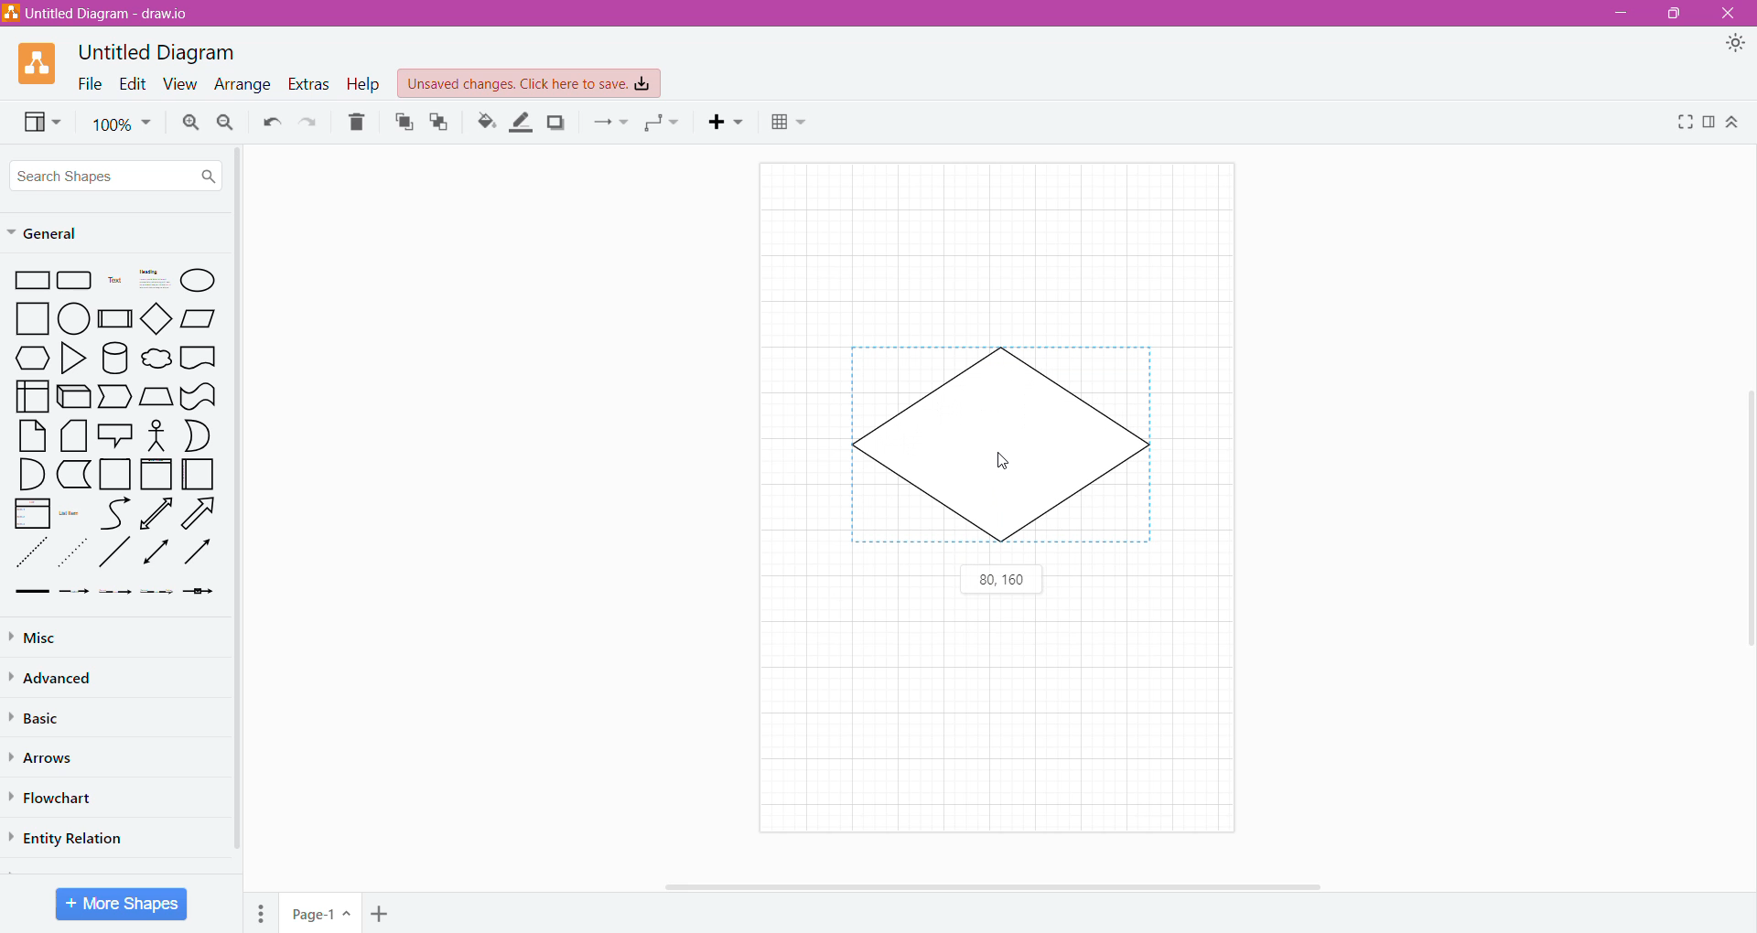  Describe the element at coordinates (1734, 123) in the screenshot. I see `Expand/Collapse` at that location.